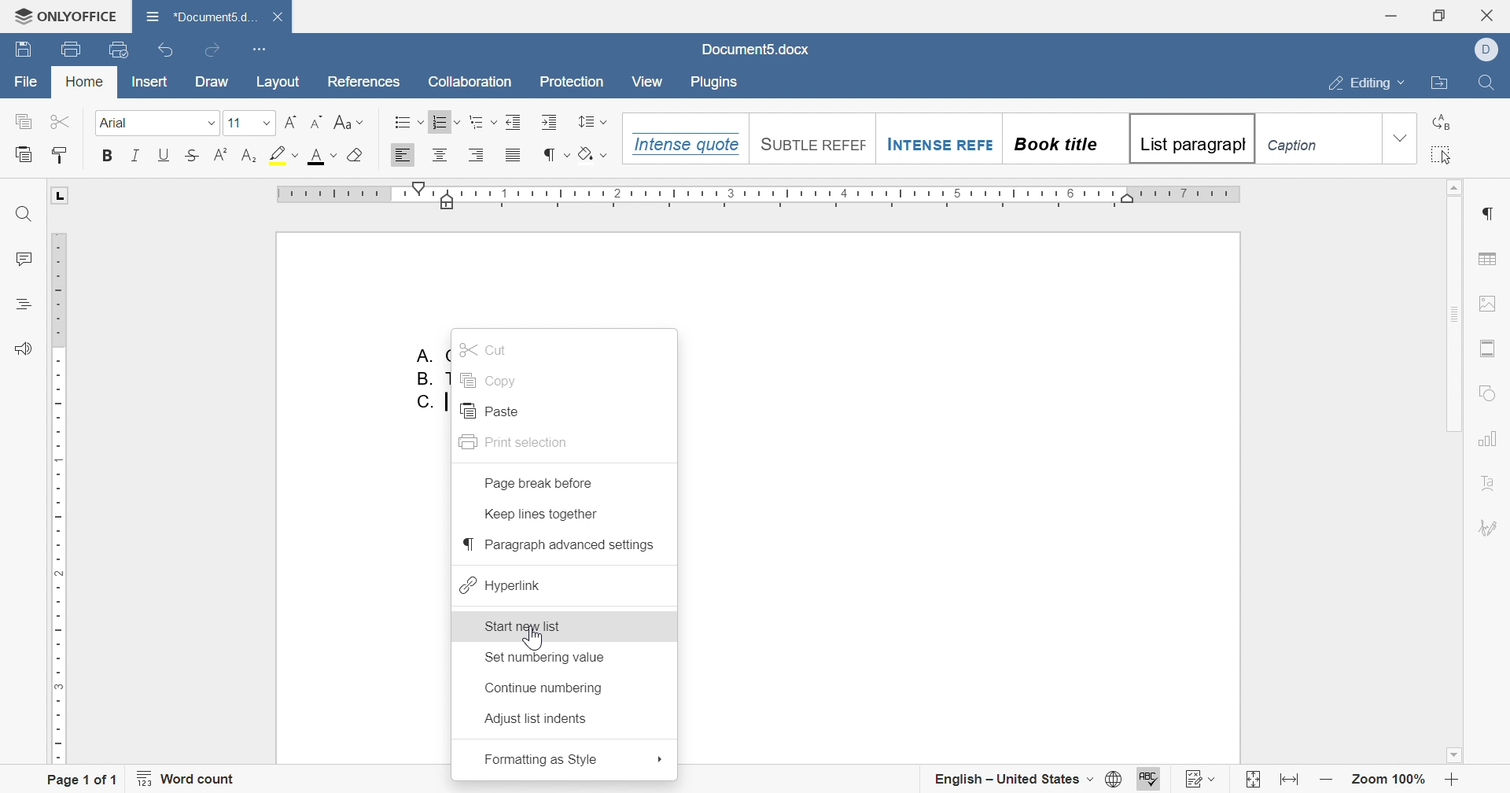 This screenshot has width=1510, height=793. Describe the element at coordinates (471, 81) in the screenshot. I see `Collaboration` at that location.